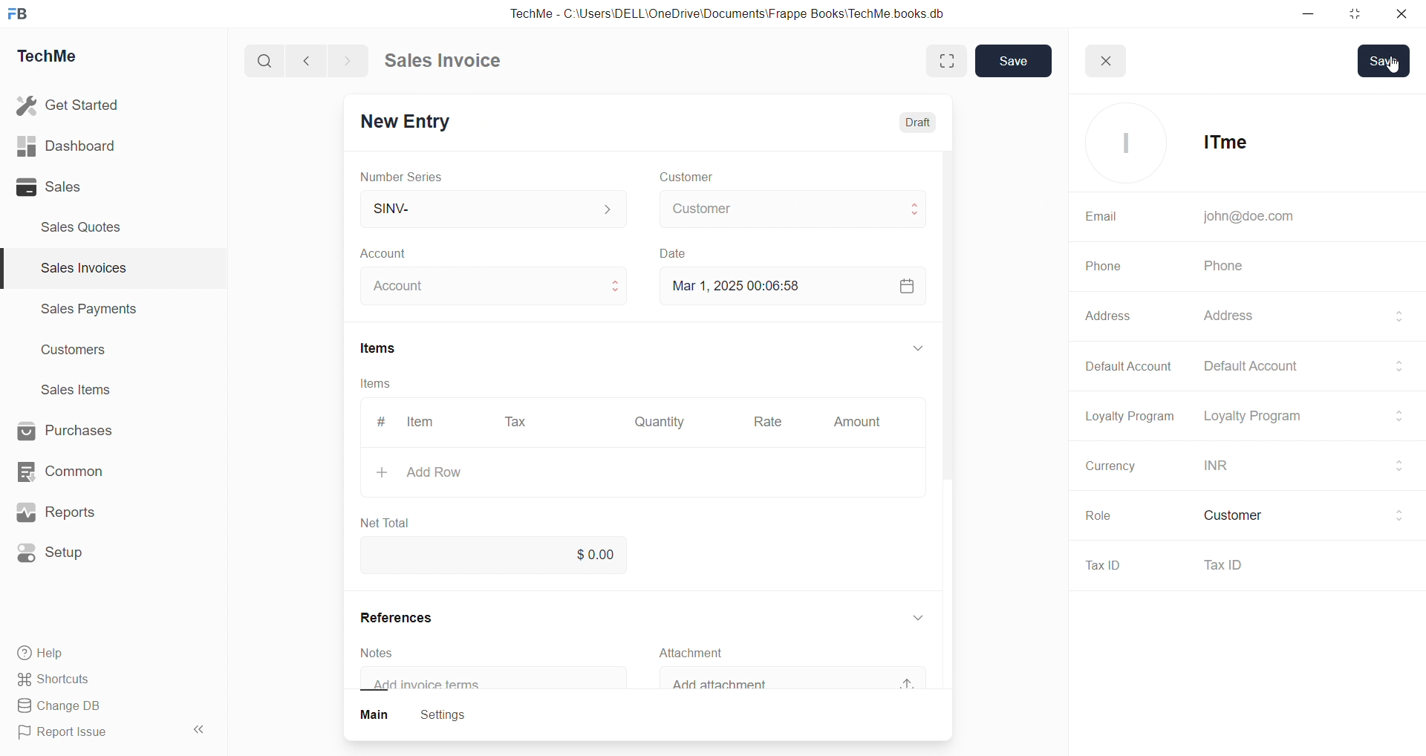 The height and width of the screenshot is (756, 1426). I want to click on Settings, so click(449, 714).